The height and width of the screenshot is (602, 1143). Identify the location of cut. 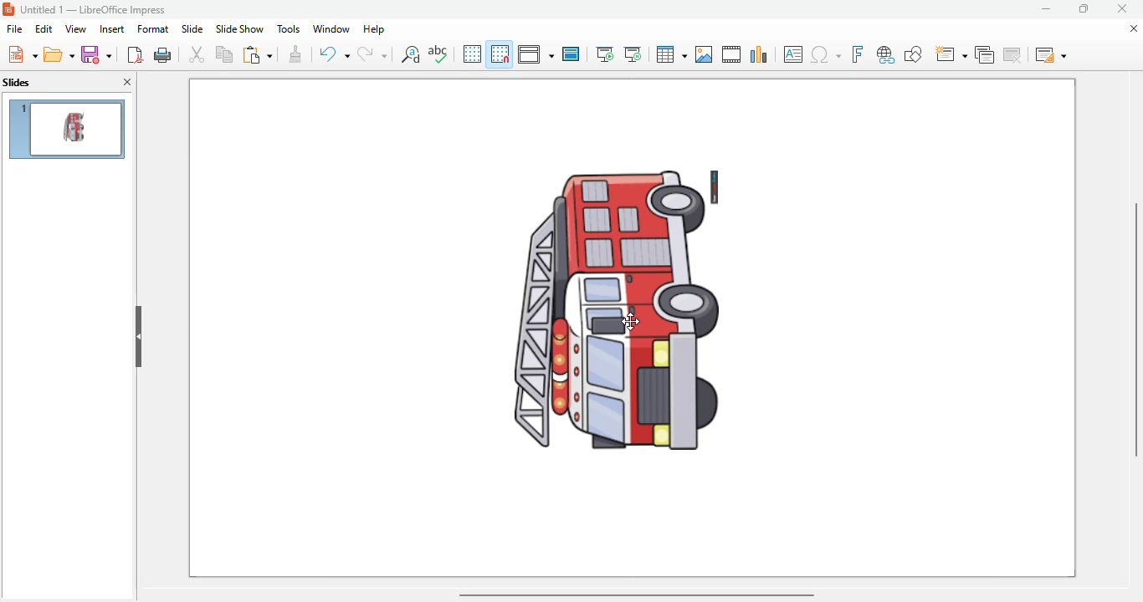
(197, 54).